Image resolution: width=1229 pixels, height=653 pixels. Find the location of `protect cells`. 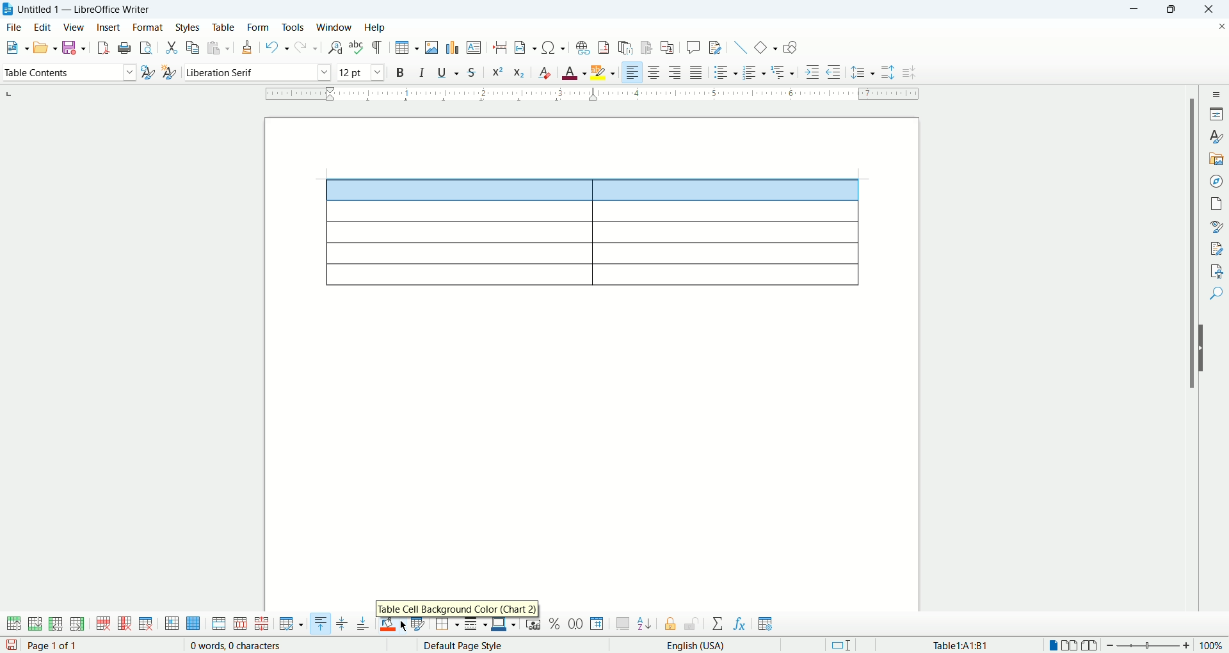

protect cells is located at coordinates (669, 625).